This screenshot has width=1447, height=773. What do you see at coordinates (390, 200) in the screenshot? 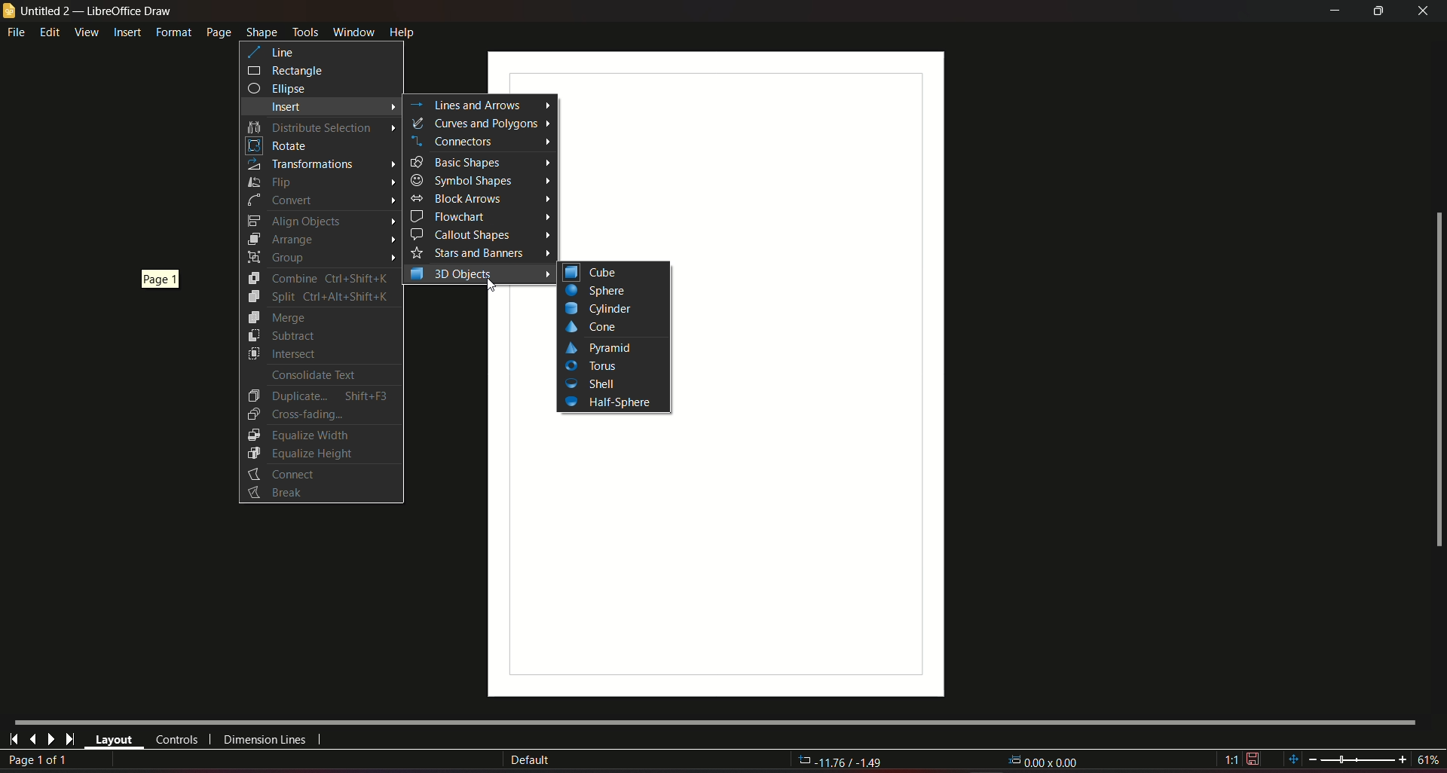
I see `Arrow` at bounding box center [390, 200].